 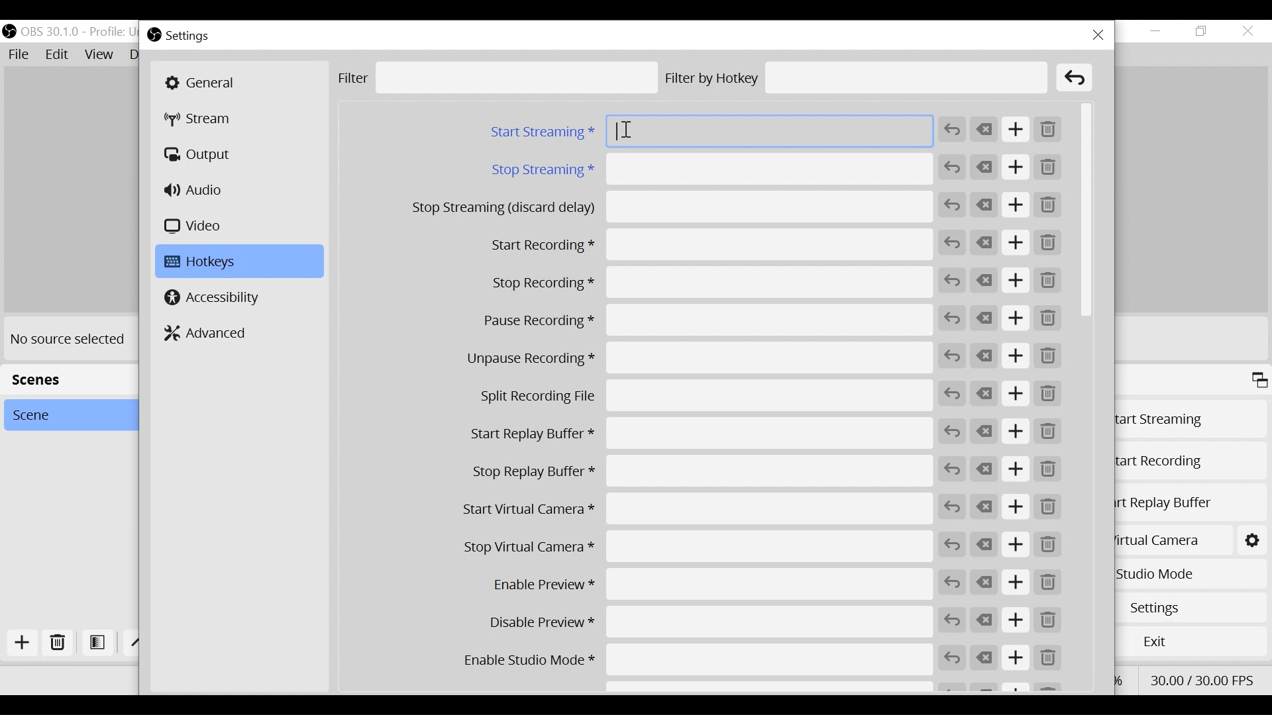 What do you see at coordinates (856, 77) in the screenshot?
I see `Filter by Hotkey` at bounding box center [856, 77].